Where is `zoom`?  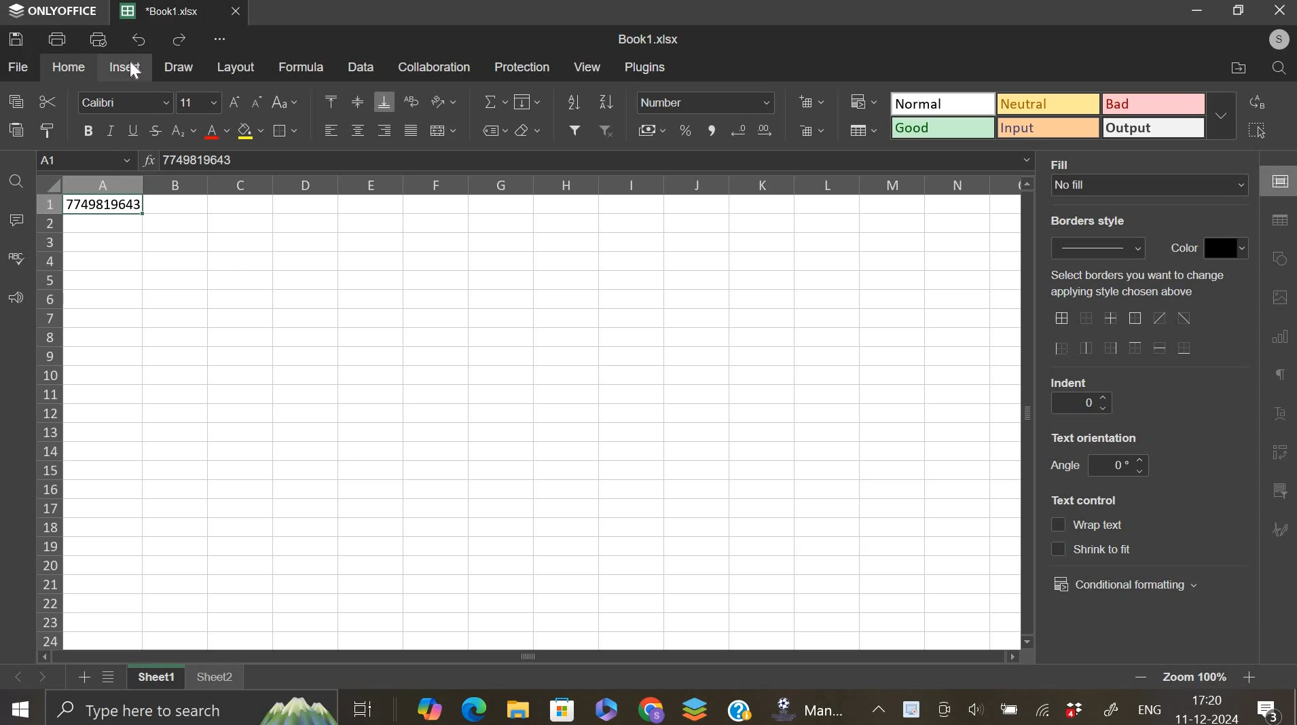 zoom is located at coordinates (1213, 678).